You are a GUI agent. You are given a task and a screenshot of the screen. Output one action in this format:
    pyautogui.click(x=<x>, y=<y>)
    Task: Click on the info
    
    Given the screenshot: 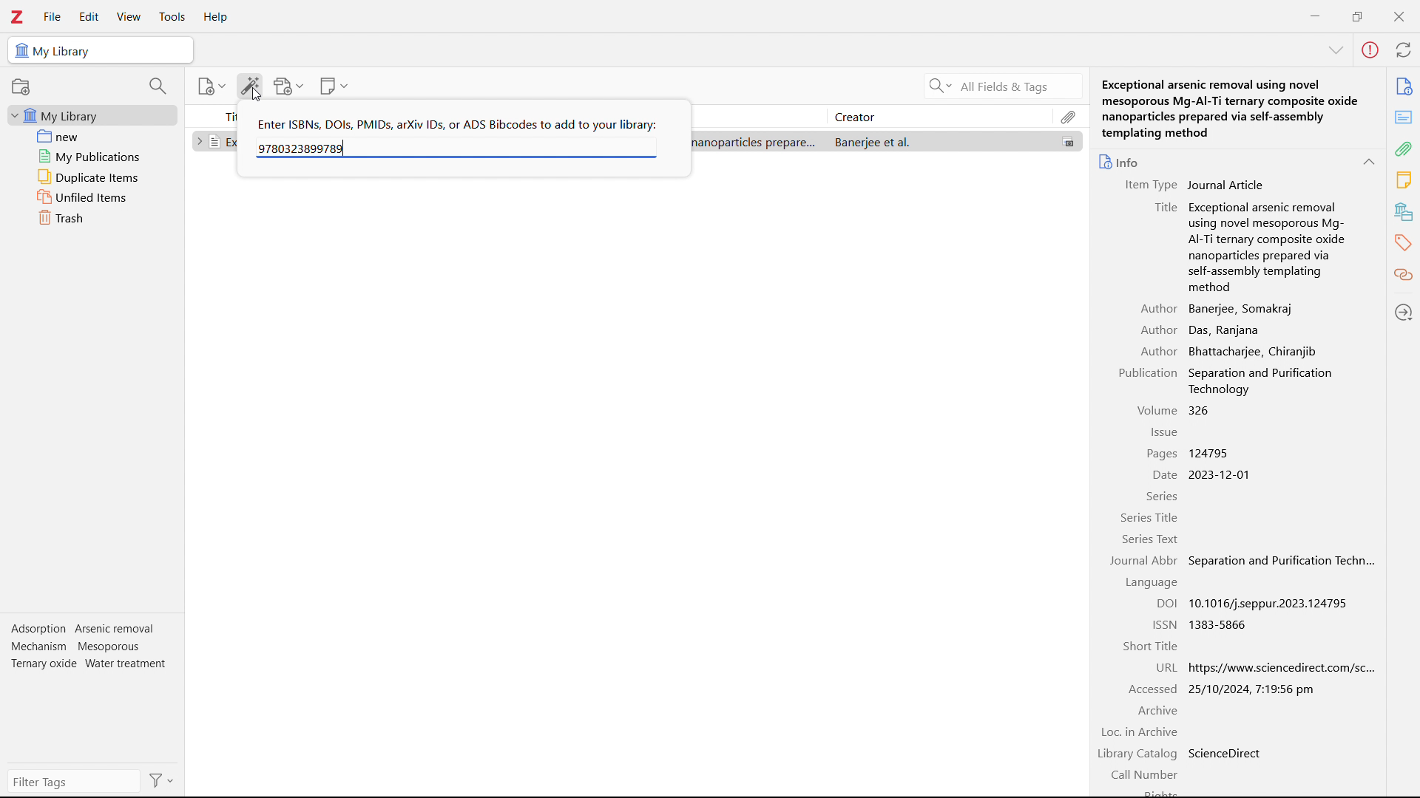 What is the action you would take?
    pyautogui.click(x=1120, y=161)
    